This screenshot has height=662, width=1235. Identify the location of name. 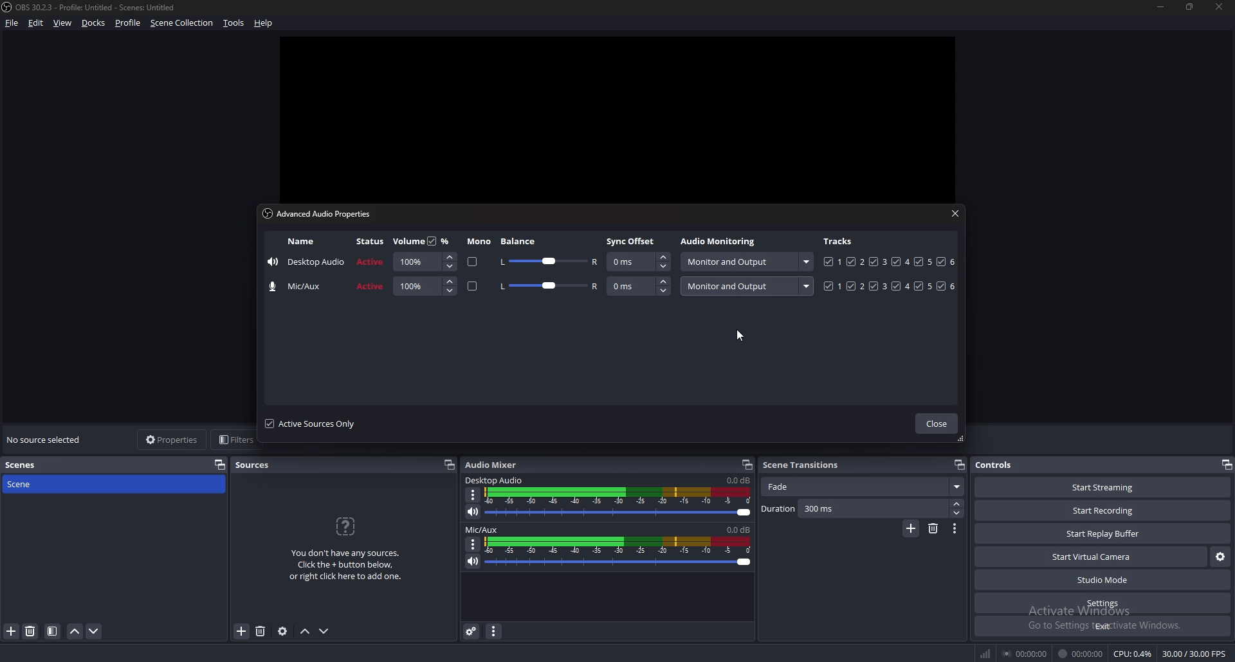
(301, 287).